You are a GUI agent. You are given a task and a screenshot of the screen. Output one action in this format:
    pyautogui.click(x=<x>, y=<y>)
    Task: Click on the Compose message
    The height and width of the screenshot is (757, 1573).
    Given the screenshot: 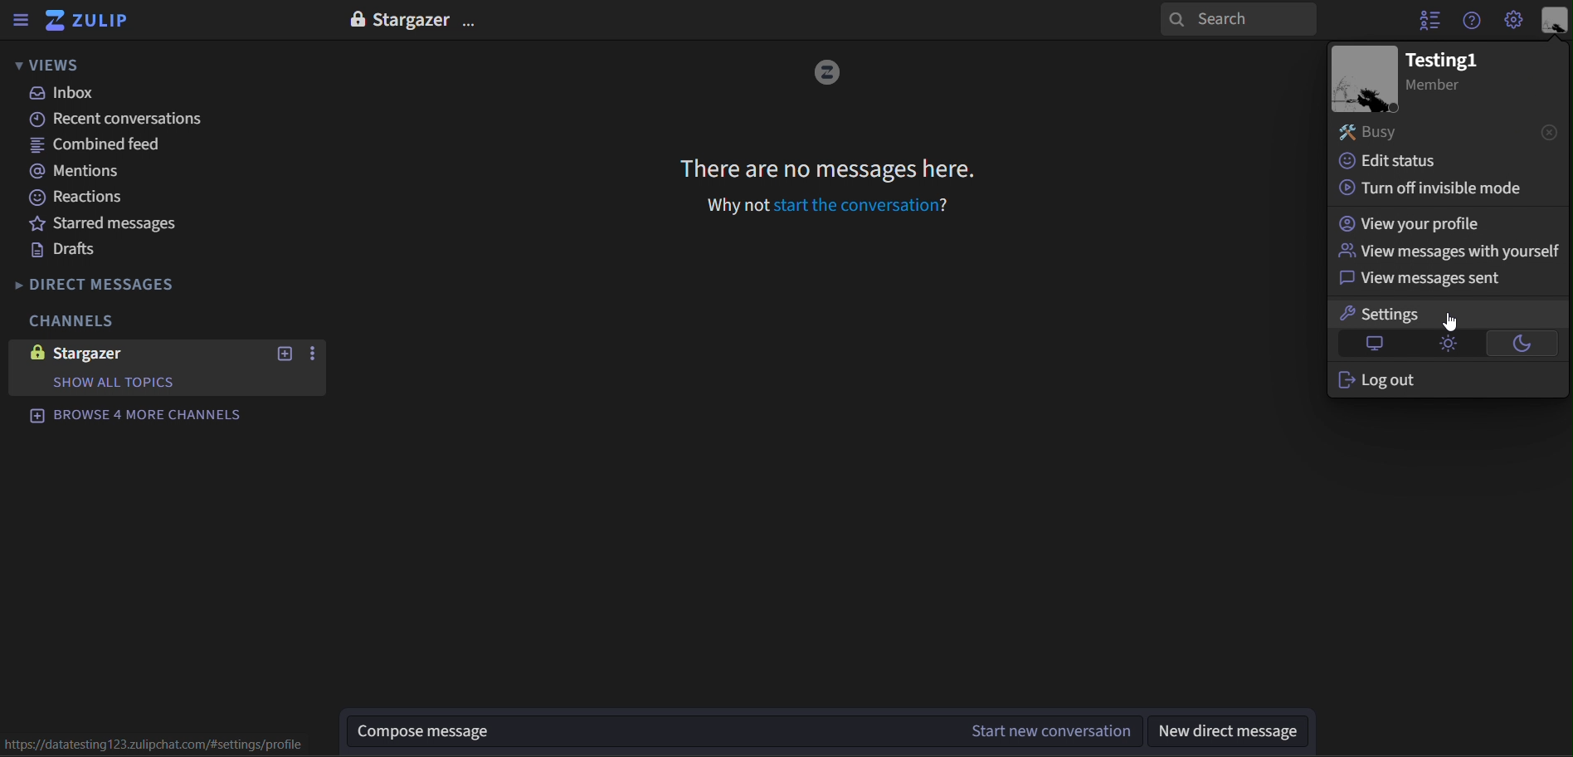 What is the action you would take?
    pyautogui.click(x=645, y=733)
    